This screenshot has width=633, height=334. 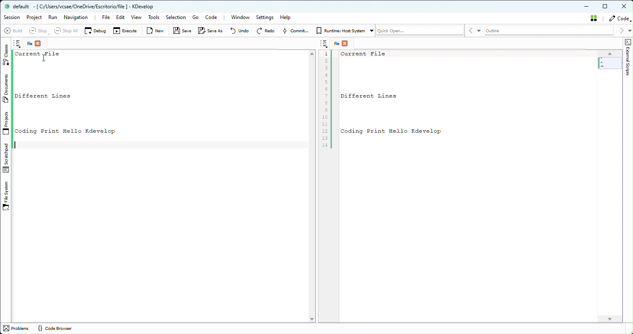 What do you see at coordinates (196, 18) in the screenshot?
I see `Go` at bounding box center [196, 18].